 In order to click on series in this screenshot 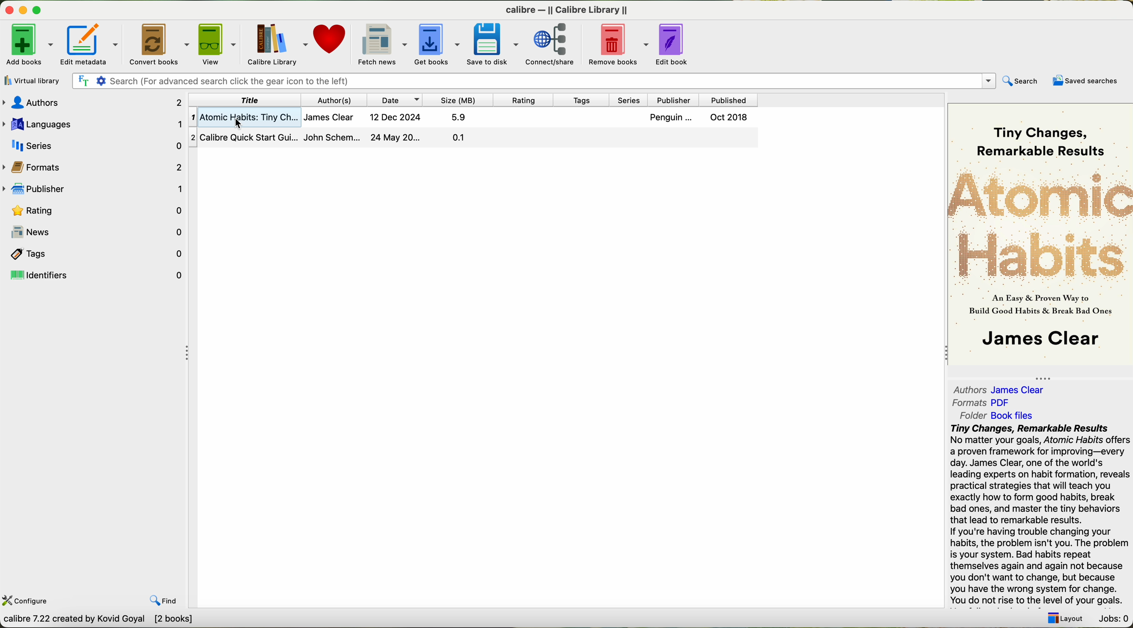, I will do `click(92, 145)`.